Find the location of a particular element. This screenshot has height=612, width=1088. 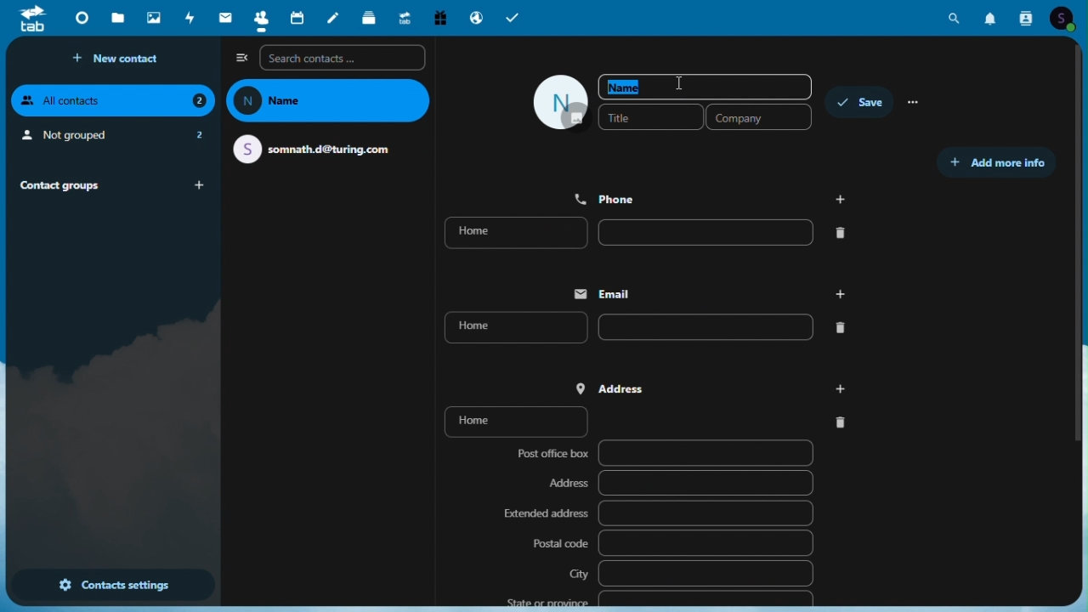

Not grouped is located at coordinates (111, 137).